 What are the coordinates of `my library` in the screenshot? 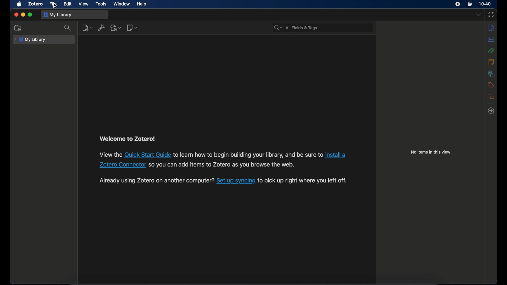 It's located at (57, 15).